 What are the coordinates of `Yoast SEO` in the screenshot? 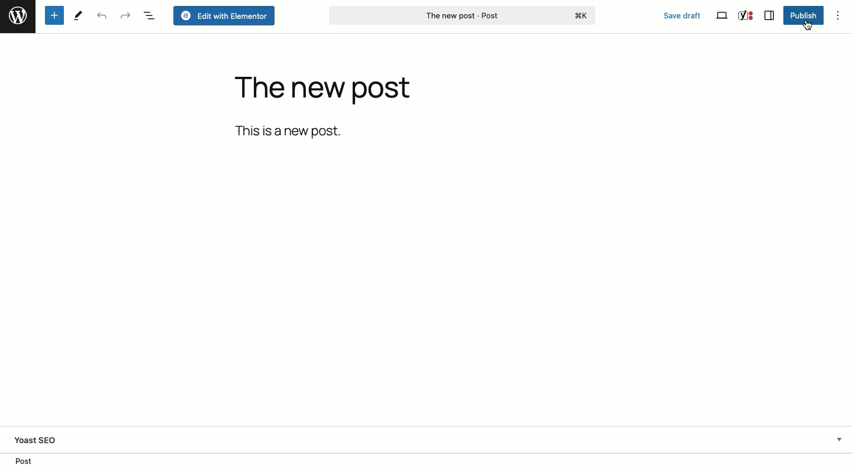 It's located at (745, 15).